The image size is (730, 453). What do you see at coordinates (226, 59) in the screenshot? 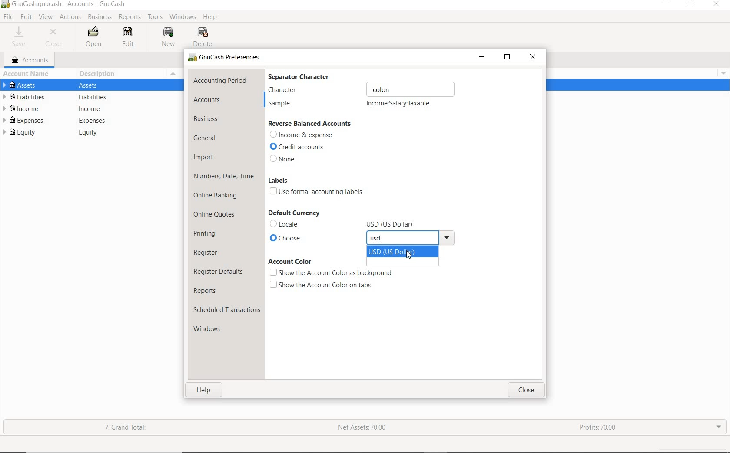
I see `preferences` at bounding box center [226, 59].